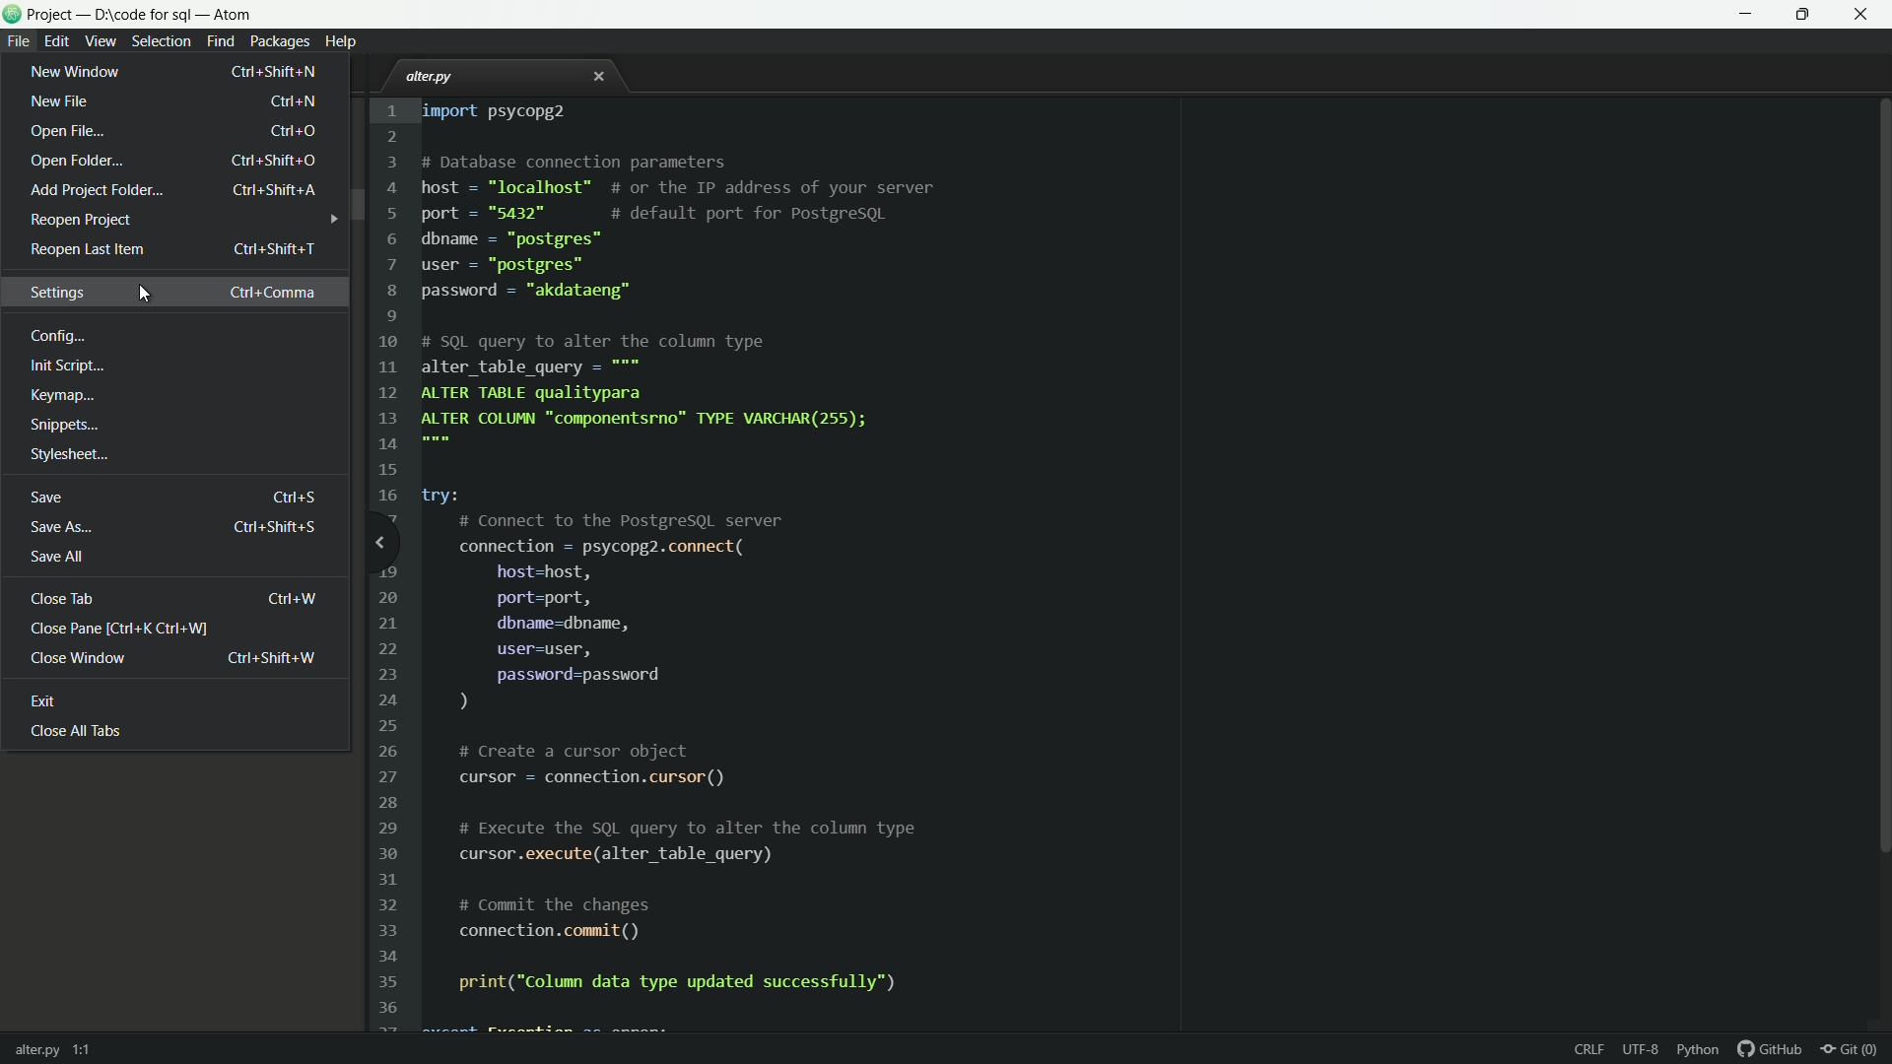 Image resolution: width=1892 pixels, height=1064 pixels. Describe the element at coordinates (44, 703) in the screenshot. I see `exit` at that location.